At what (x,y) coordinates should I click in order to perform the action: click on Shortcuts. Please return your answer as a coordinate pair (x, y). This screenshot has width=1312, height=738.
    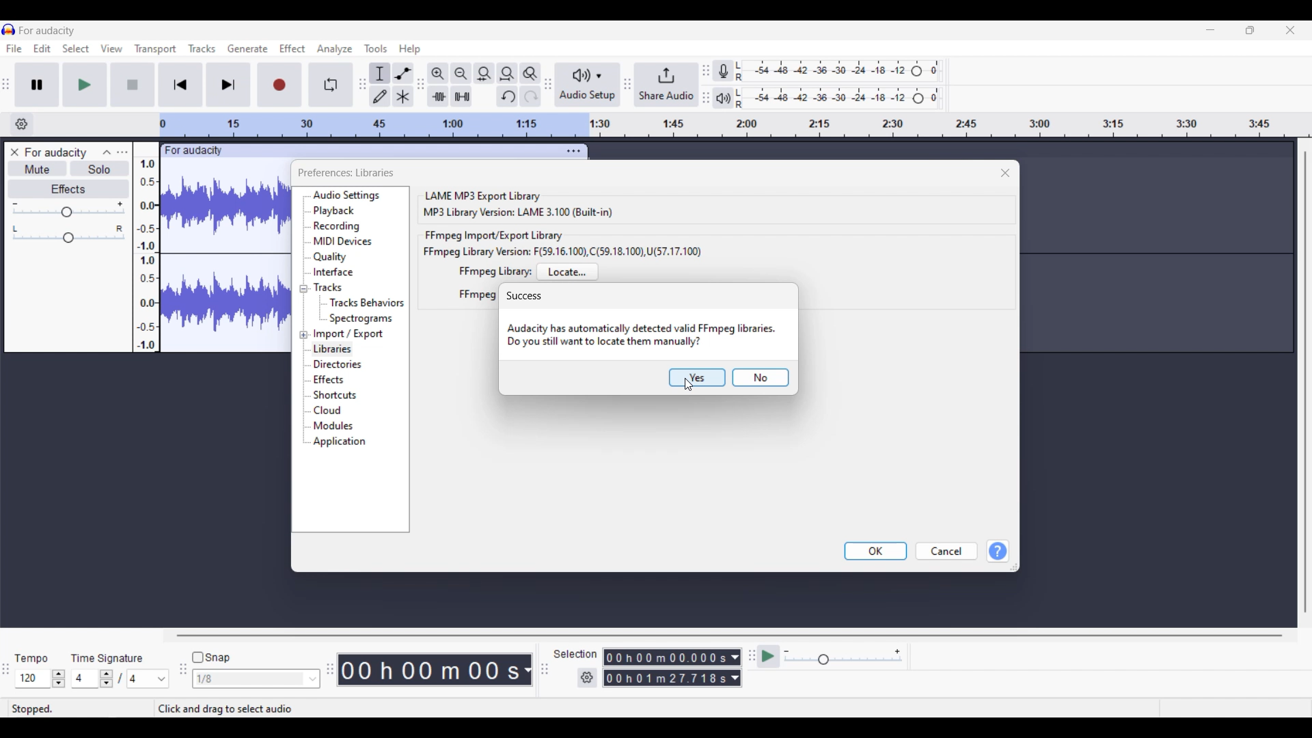
    Looking at the image, I should click on (336, 395).